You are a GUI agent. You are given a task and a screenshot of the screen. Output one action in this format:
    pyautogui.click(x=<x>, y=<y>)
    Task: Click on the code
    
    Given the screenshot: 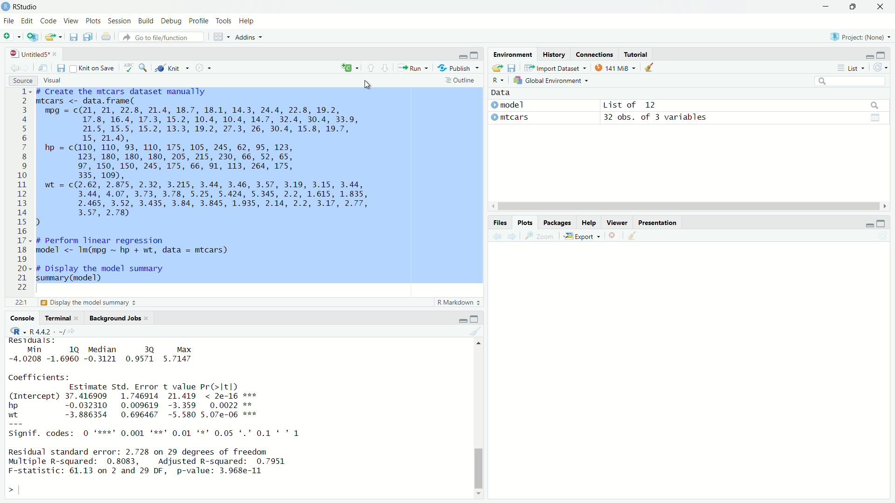 What is the action you would take?
    pyautogui.click(x=49, y=21)
    